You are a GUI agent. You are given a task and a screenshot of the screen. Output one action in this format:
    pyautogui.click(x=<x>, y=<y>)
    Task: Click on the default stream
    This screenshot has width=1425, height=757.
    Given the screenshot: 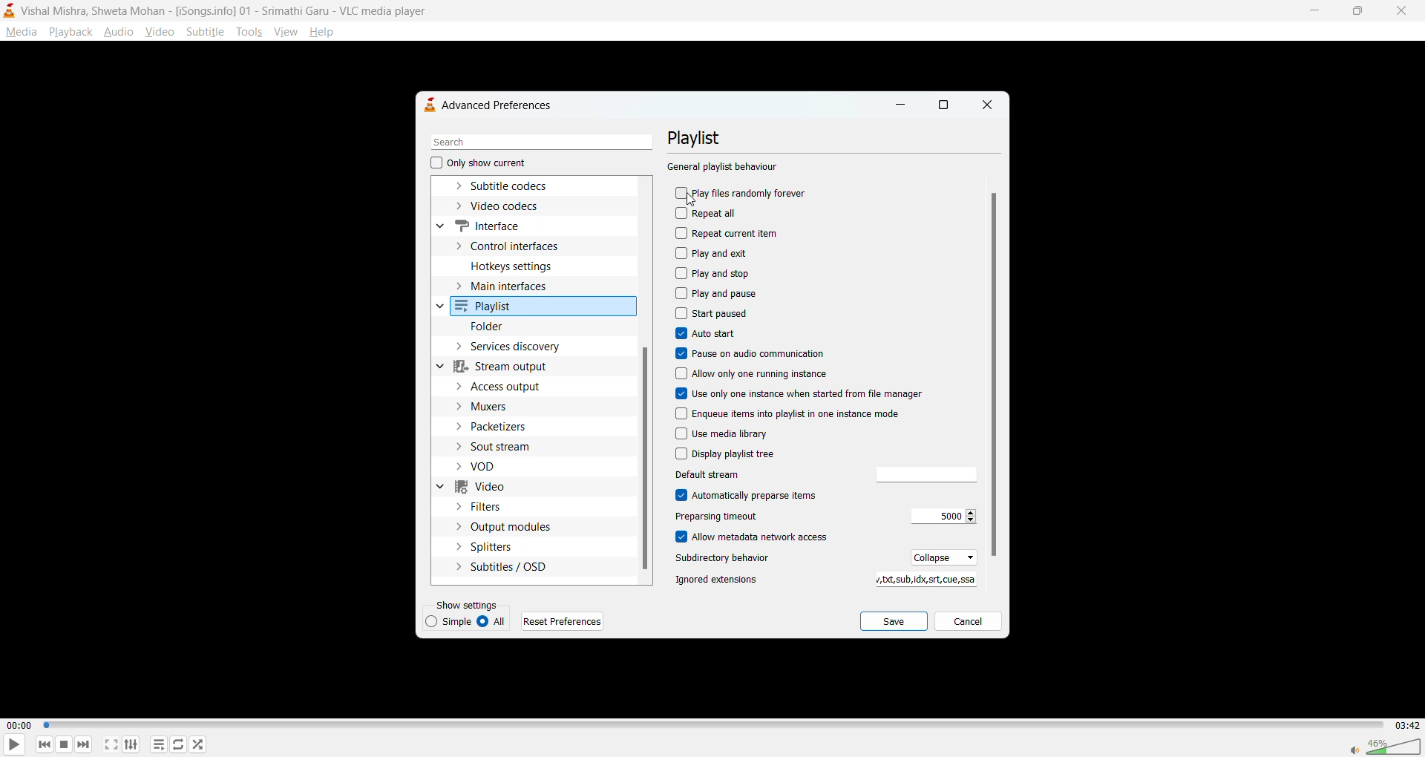 What is the action you would take?
    pyautogui.click(x=921, y=475)
    